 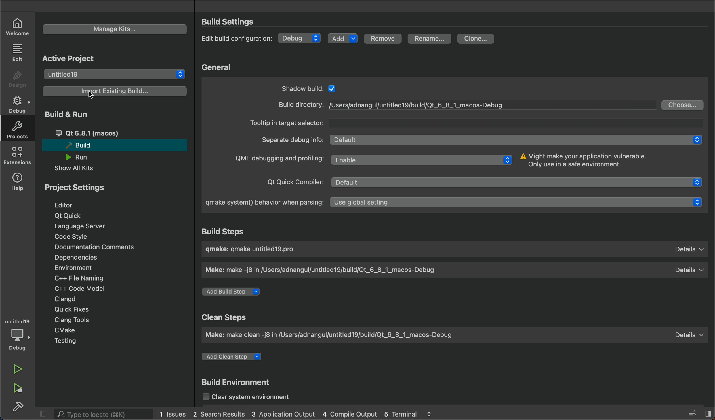 I want to click on tooltp, so click(x=479, y=124).